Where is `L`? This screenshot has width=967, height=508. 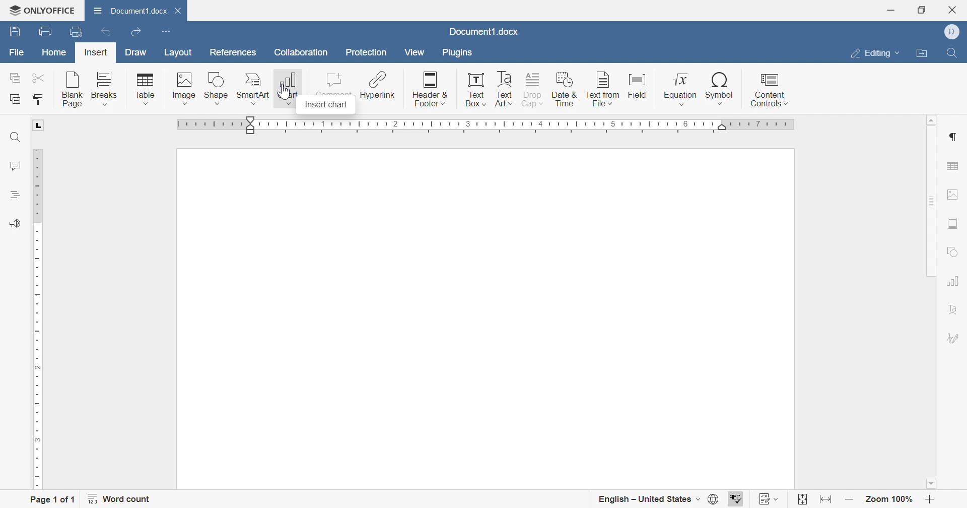
L is located at coordinates (39, 125).